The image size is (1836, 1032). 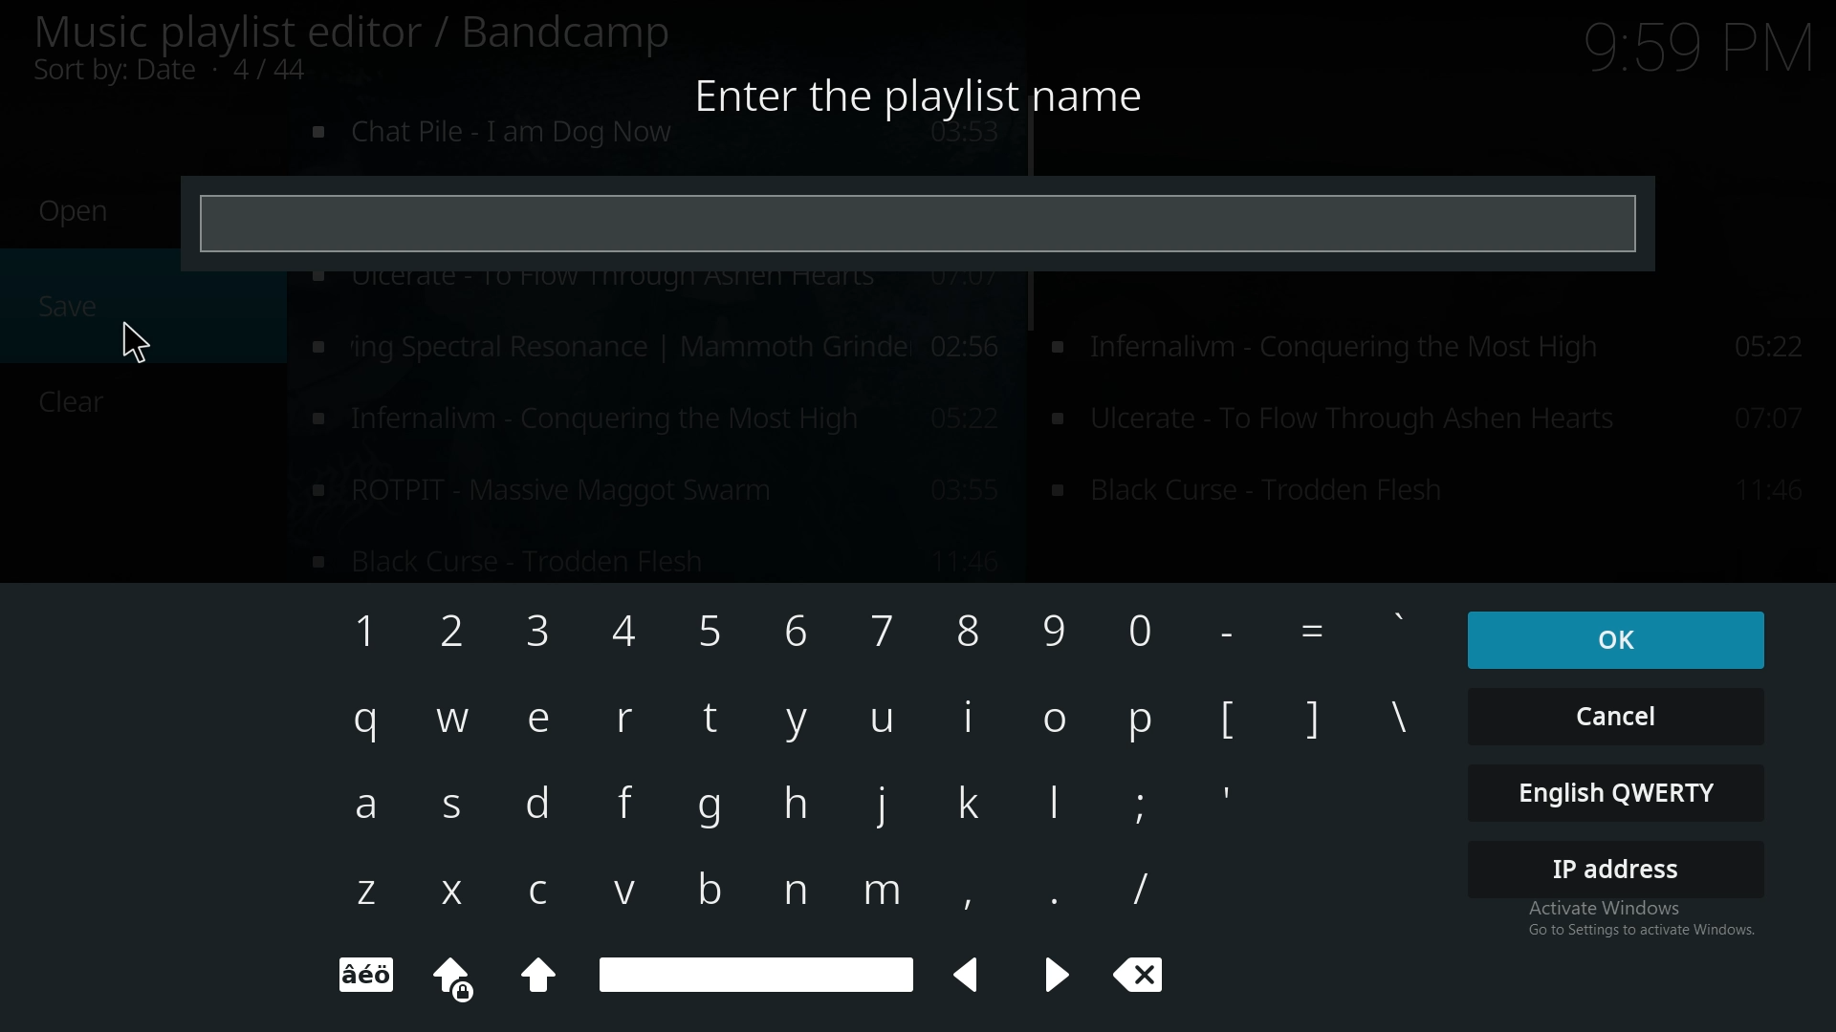 What do you see at coordinates (653, 561) in the screenshot?
I see `Song title` at bounding box center [653, 561].